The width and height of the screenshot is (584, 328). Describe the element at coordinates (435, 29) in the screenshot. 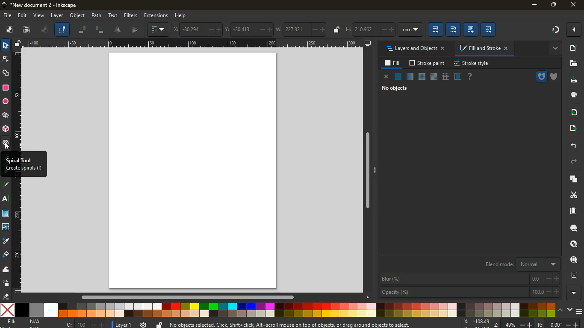

I see `edit` at that location.